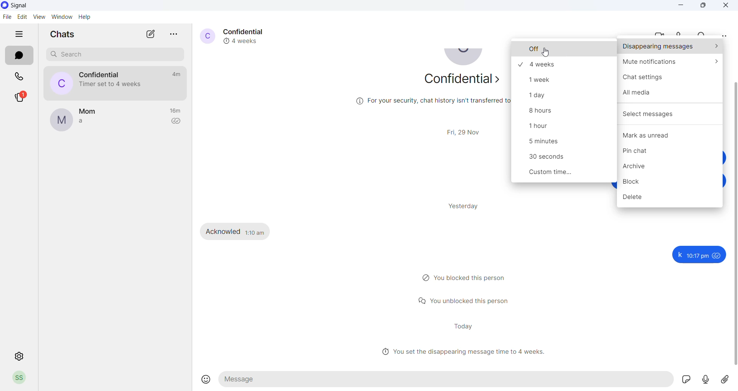  I want to click on archive, so click(672, 168).